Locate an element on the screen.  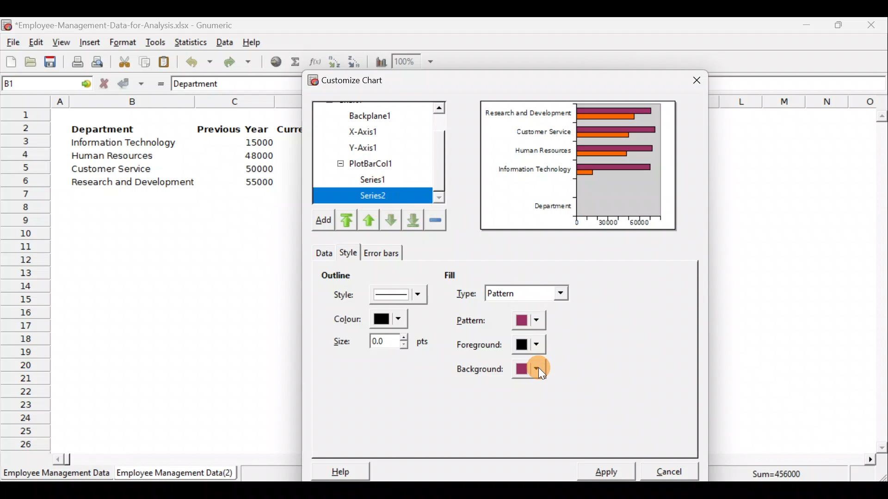
go to is located at coordinates (82, 82).